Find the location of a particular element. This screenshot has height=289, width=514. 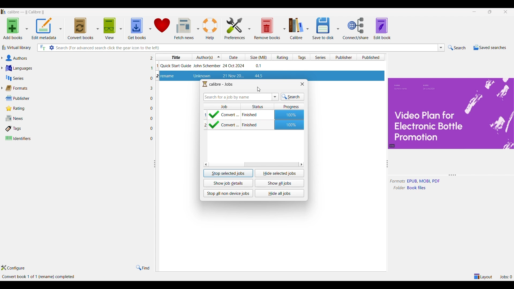

Horizontal slider is located at coordinates (254, 164).